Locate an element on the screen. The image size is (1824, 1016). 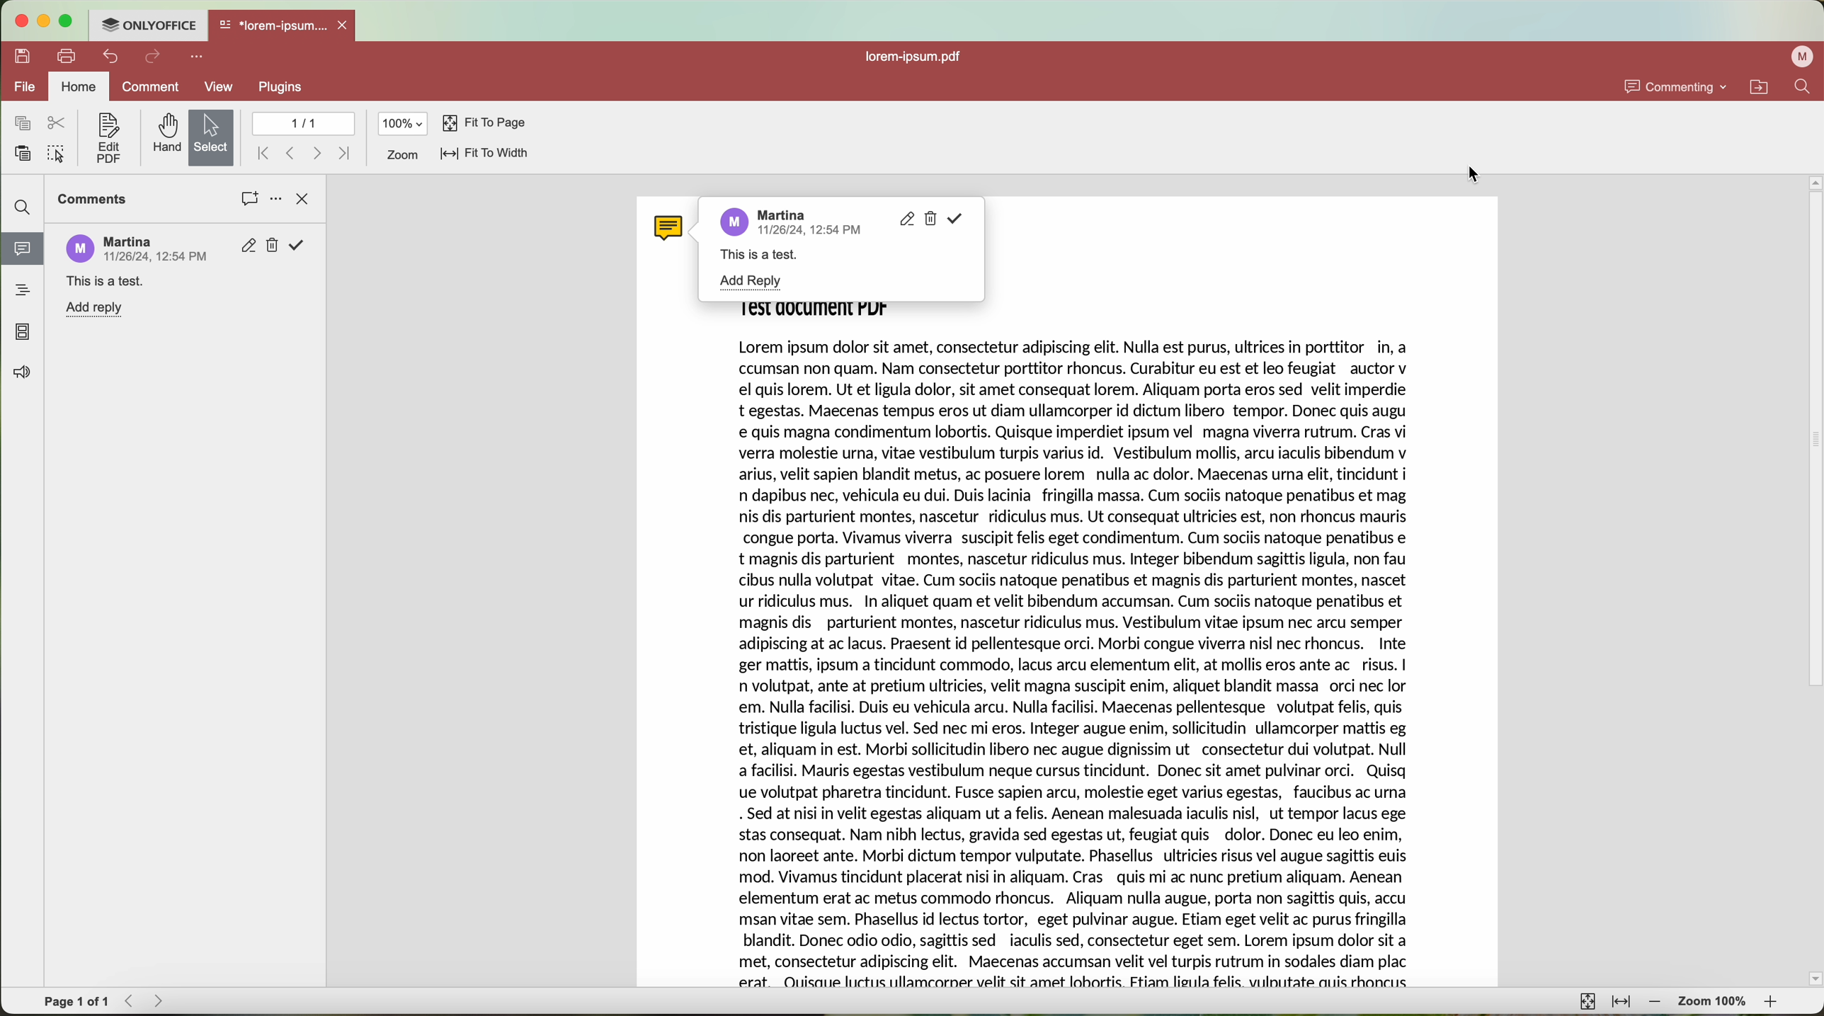
new comment is located at coordinates (101, 282).